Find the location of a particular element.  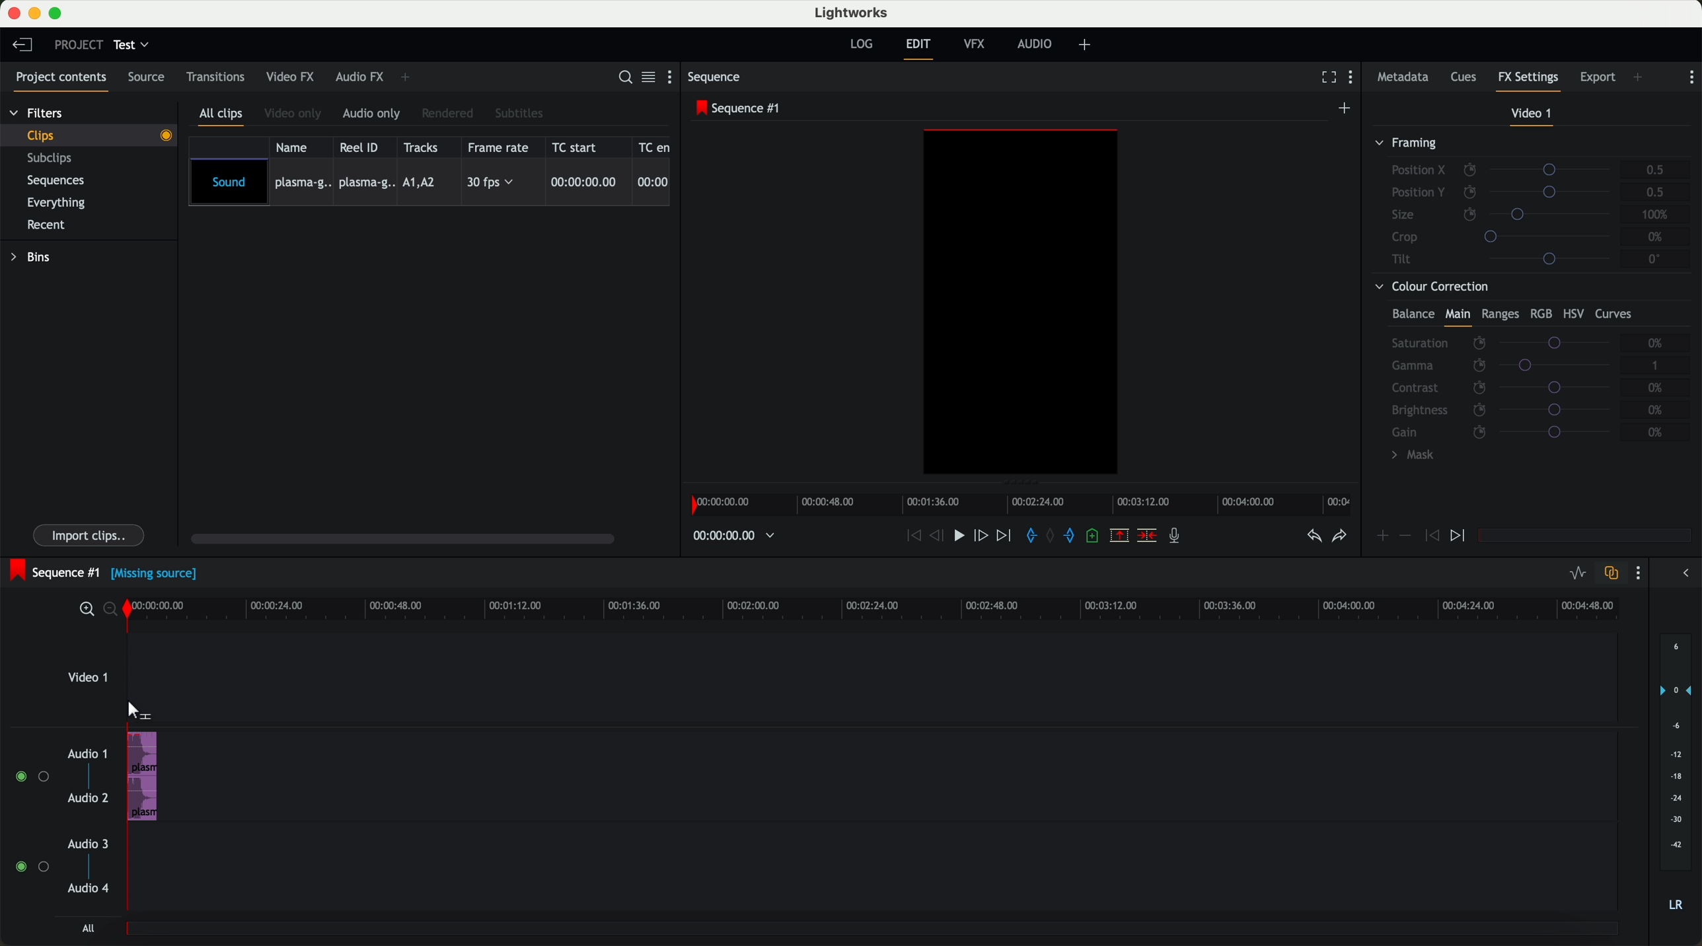

sequence is located at coordinates (718, 79).